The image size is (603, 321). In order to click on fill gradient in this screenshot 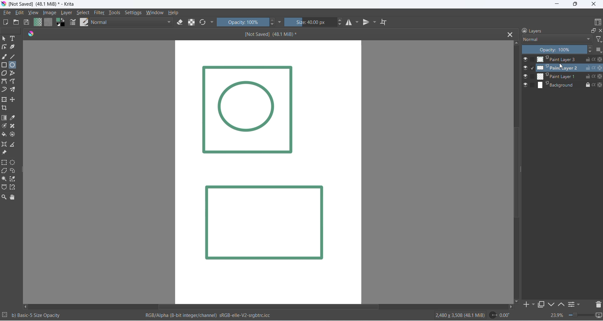, I will do `click(38, 23)`.